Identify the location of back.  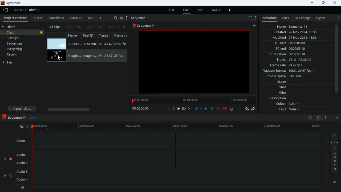
(173, 109).